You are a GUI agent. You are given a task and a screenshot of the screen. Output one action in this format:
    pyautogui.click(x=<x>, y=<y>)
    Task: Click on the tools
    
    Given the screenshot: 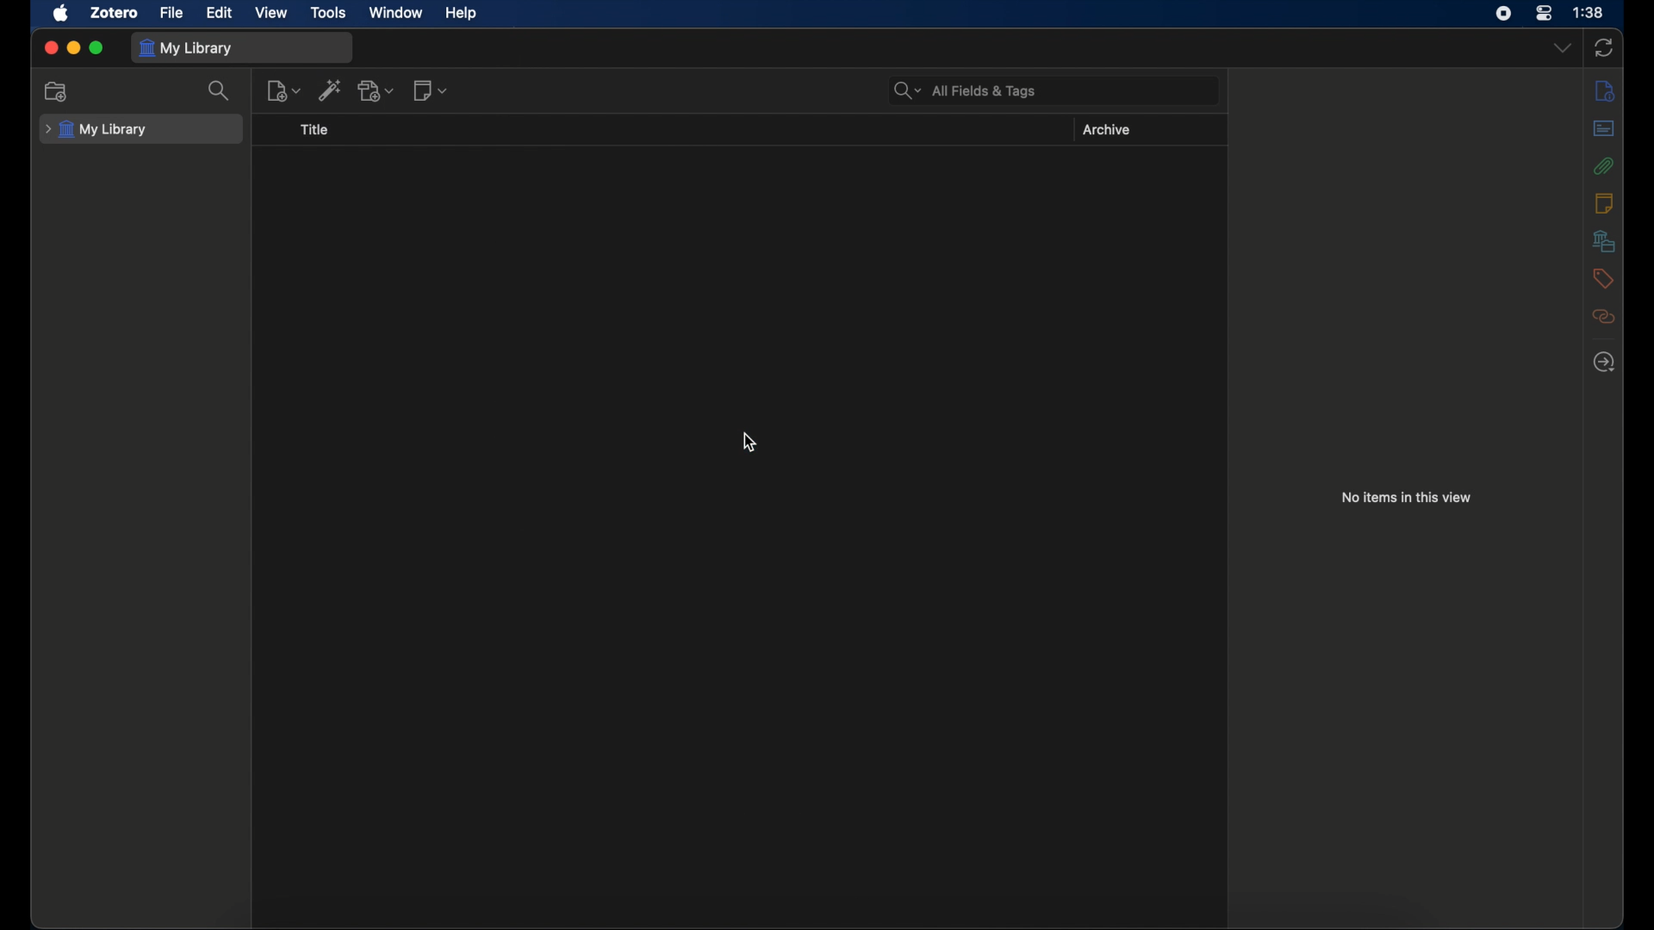 What is the action you would take?
    pyautogui.click(x=327, y=13)
    